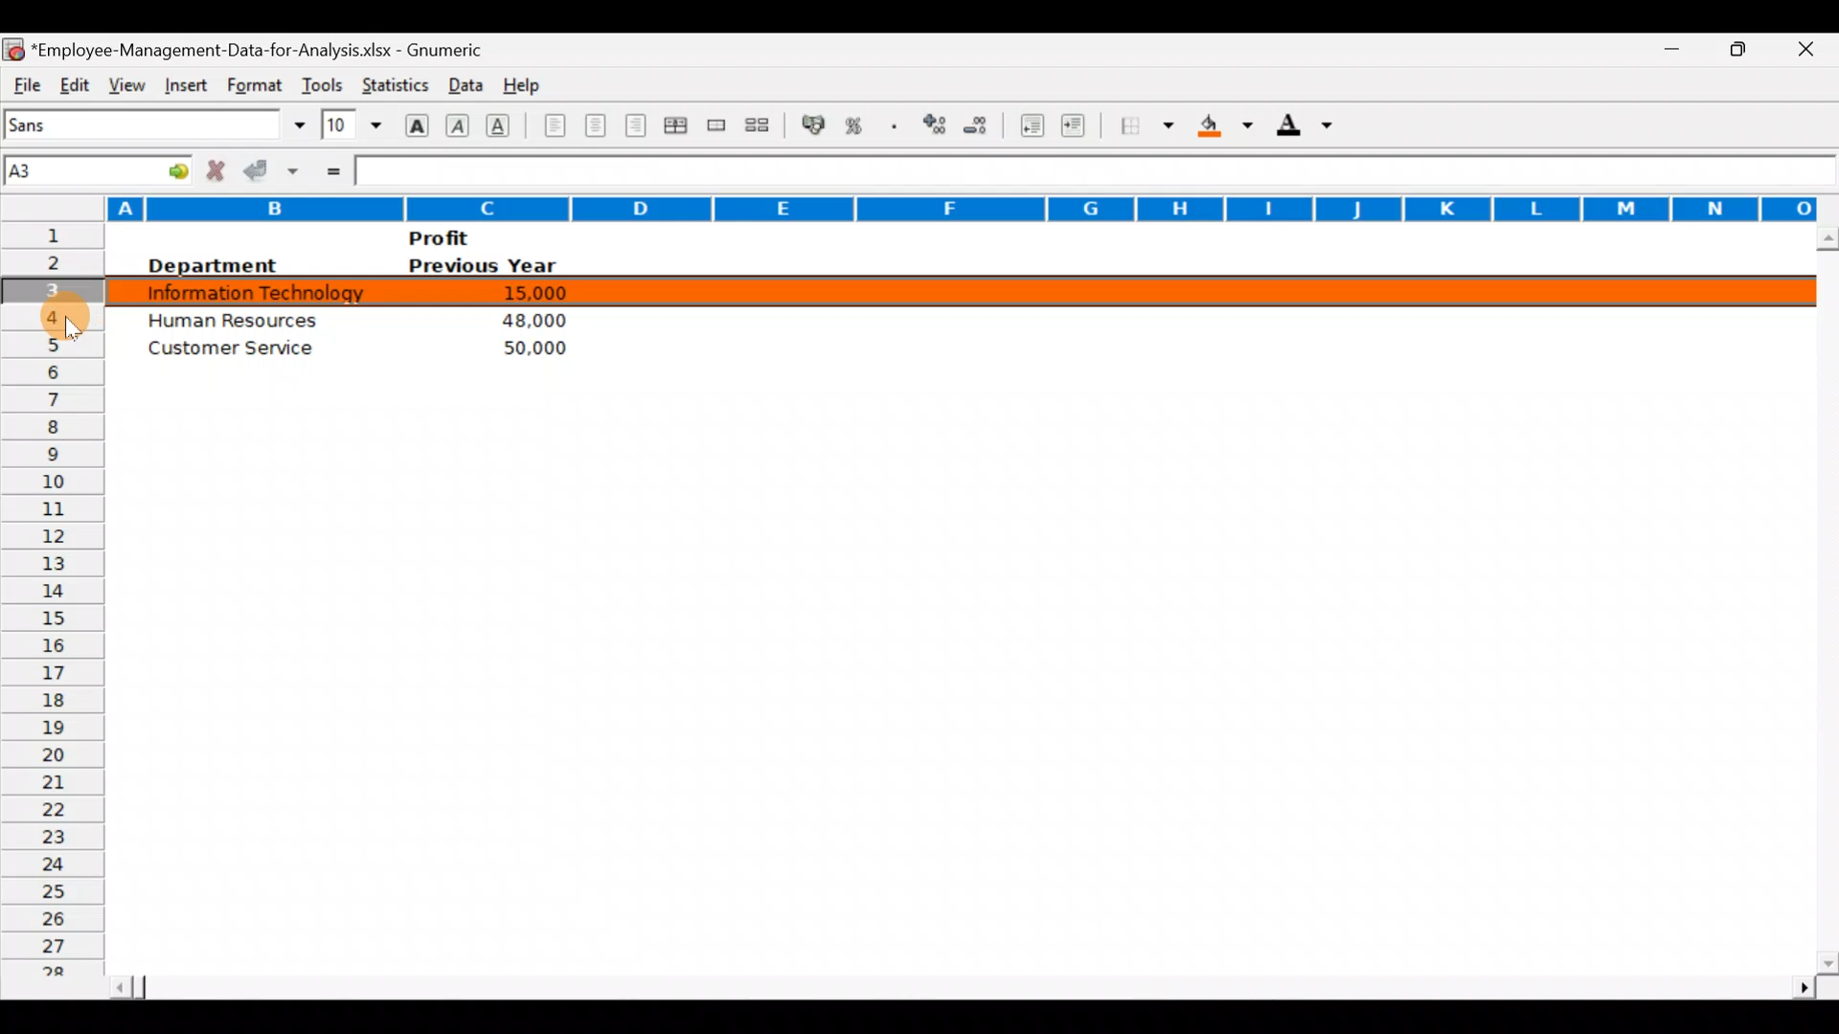 The height and width of the screenshot is (1034, 1839). What do you see at coordinates (1096, 172) in the screenshot?
I see `Formula bar` at bounding box center [1096, 172].